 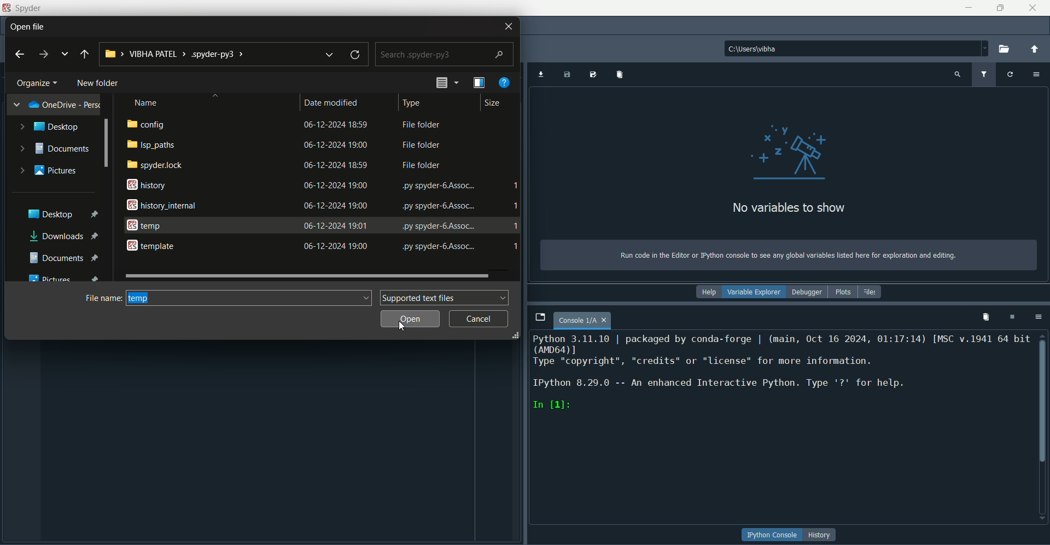 I want to click on history, so click(x=142, y=185).